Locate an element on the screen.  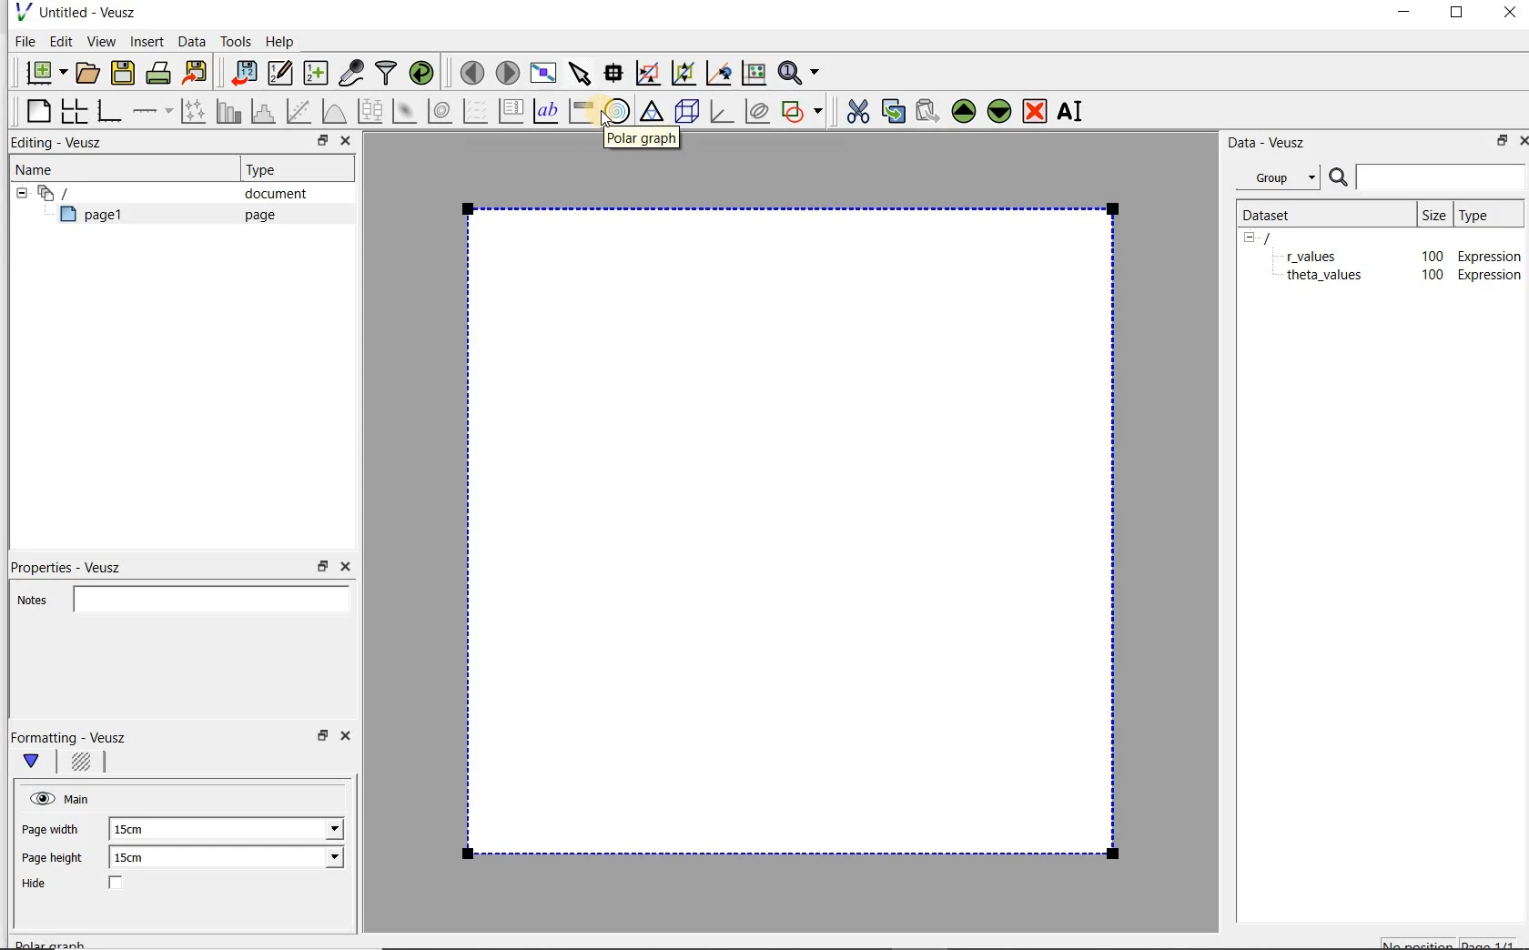
plot a vector field is located at coordinates (476, 109).